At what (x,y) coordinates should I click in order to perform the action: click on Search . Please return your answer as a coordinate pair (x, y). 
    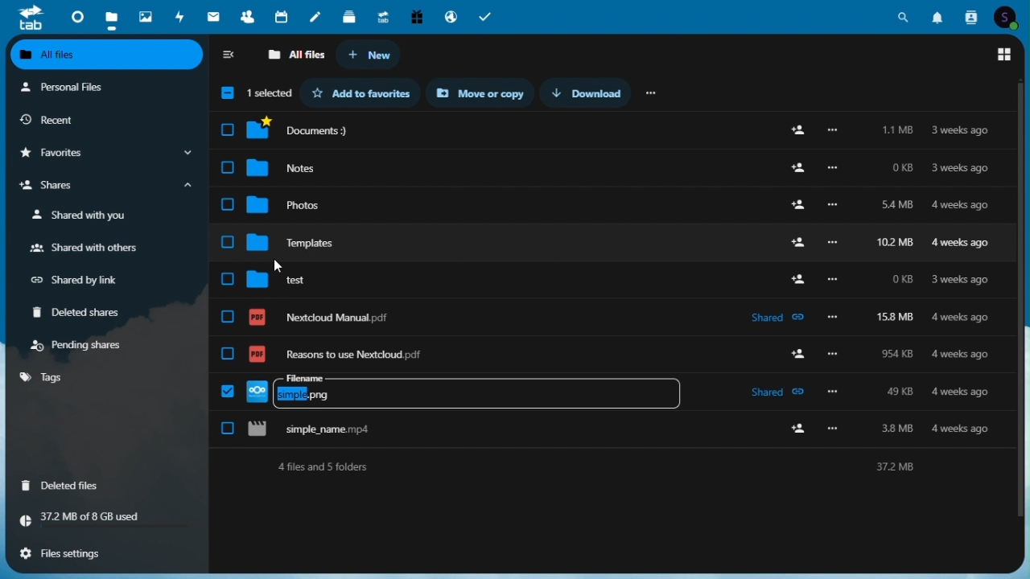
    Looking at the image, I should click on (904, 14).